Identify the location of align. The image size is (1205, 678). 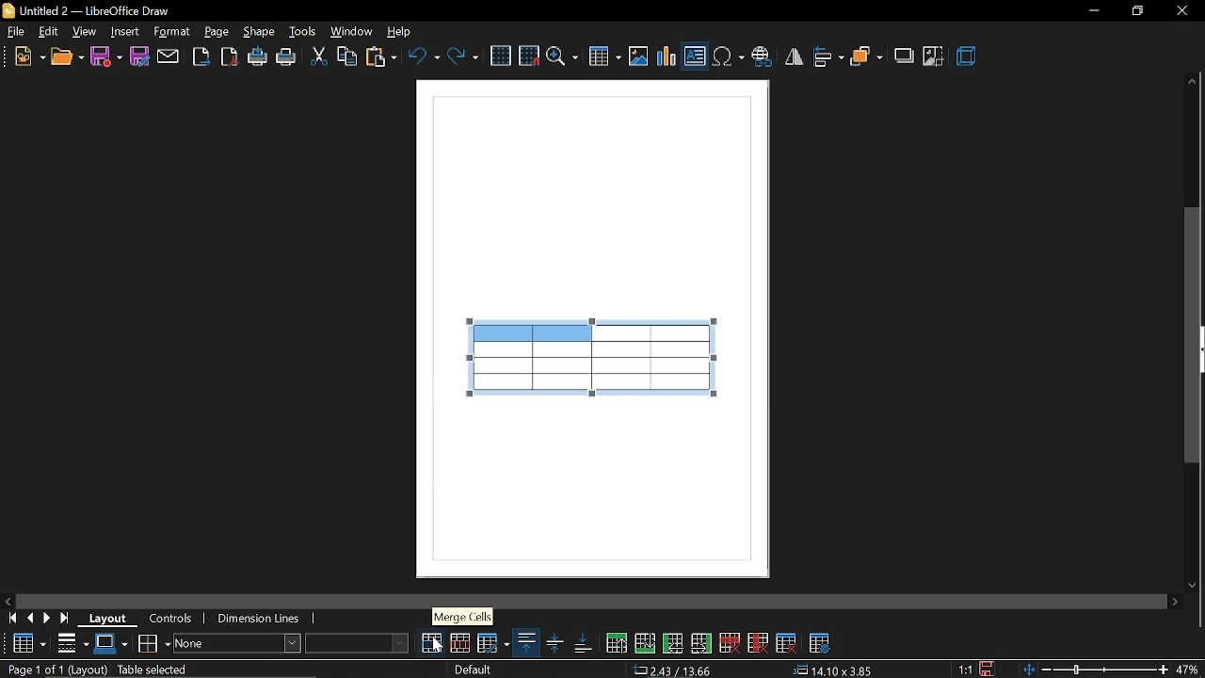
(827, 55).